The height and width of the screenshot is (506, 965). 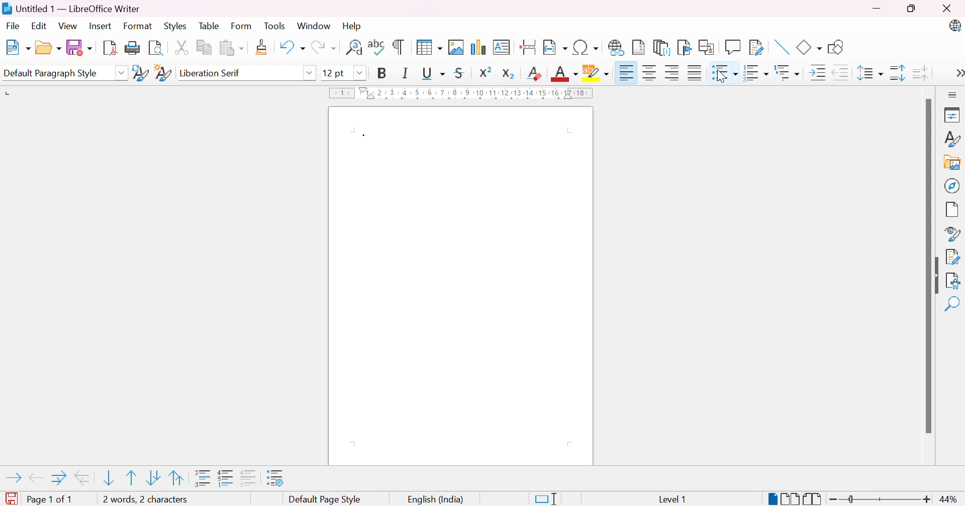 What do you see at coordinates (82, 477) in the screenshot?
I see `Promote outline level with subpoints` at bounding box center [82, 477].